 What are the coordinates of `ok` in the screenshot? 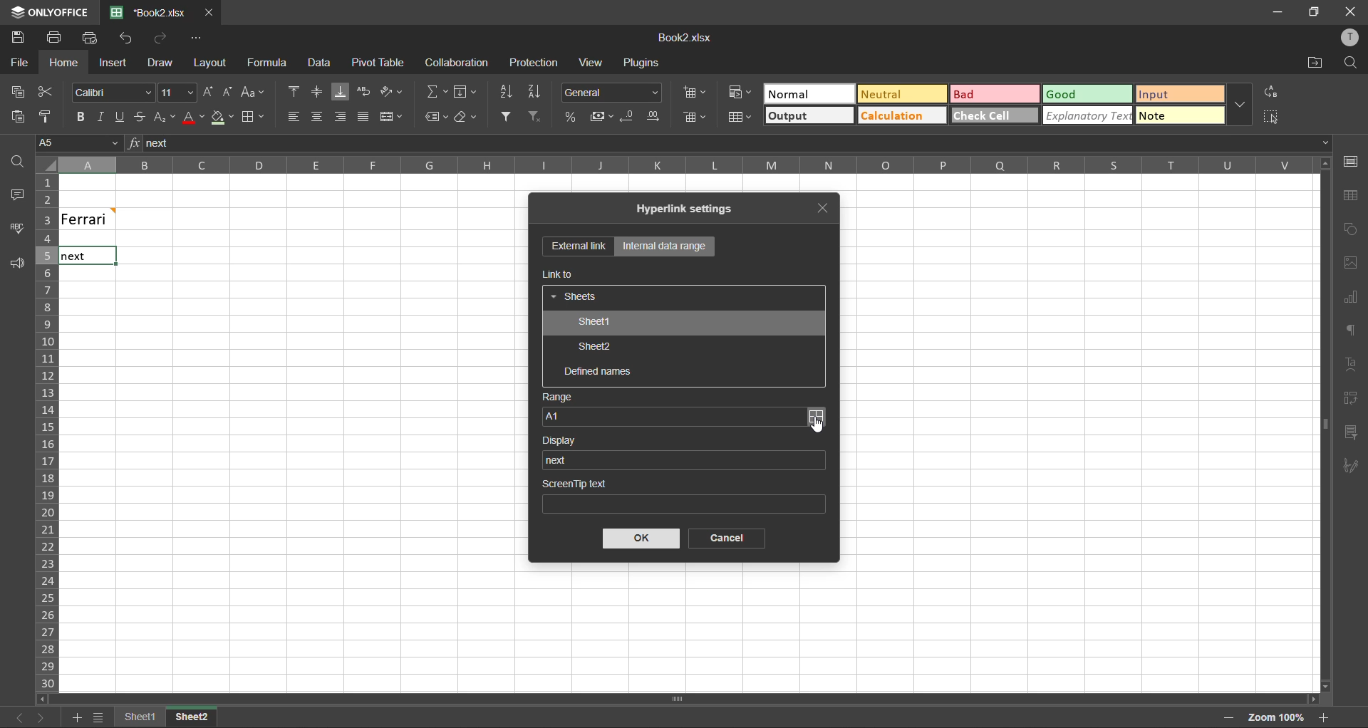 It's located at (642, 539).